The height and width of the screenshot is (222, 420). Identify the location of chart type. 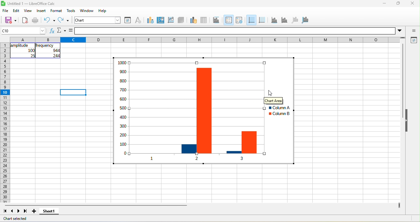
(149, 20).